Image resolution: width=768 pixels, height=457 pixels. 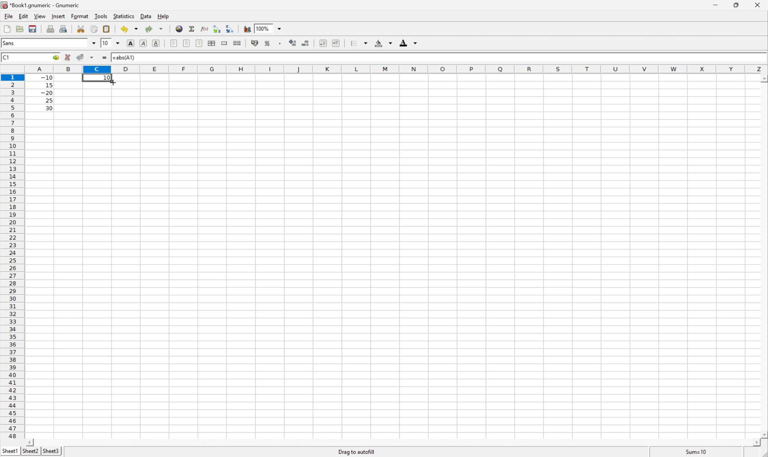 What do you see at coordinates (52, 28) in the screenshot?
I see `Print the current File` at bounding box center [52, 28].